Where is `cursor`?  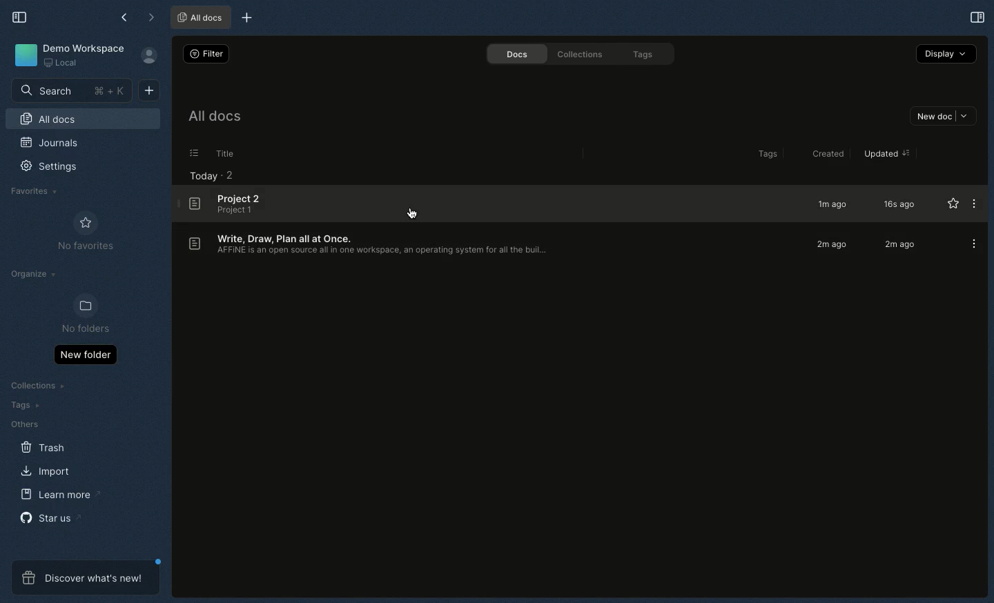 cursor is located at coordinates (416, 216).